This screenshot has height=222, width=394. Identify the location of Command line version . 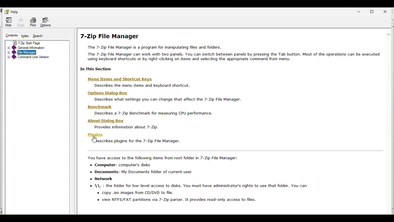
(31, 58).